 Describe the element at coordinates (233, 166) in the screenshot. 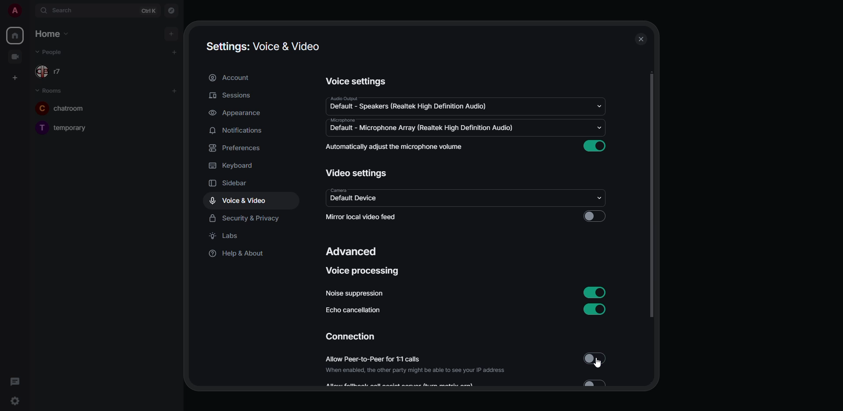

I see `keyboard` at that location.